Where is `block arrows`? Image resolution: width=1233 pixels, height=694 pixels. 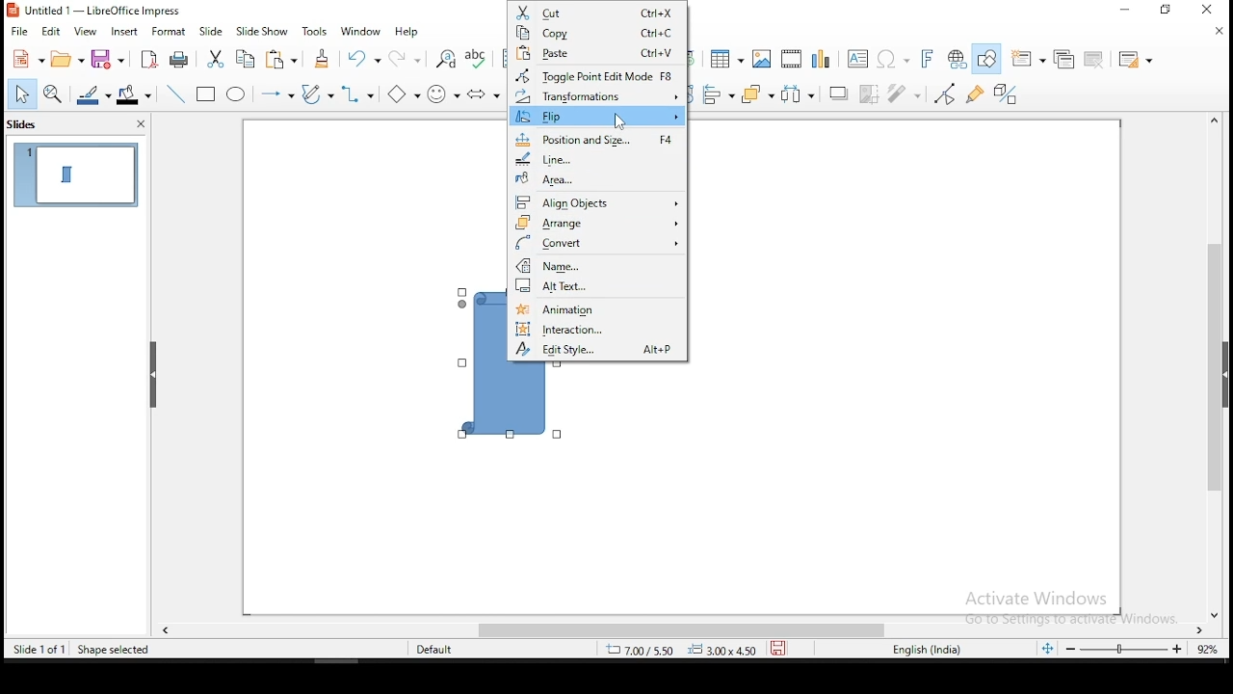 block arrows is located at coordinates (481, 94).